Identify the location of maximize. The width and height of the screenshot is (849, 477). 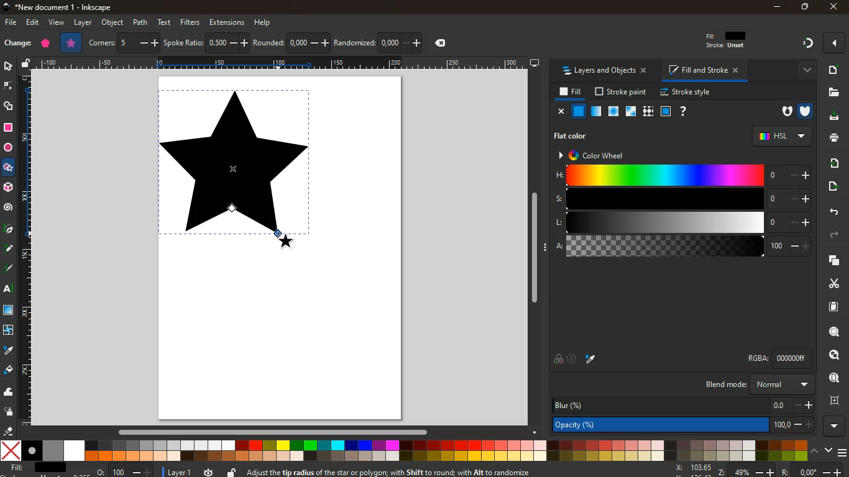
(804, 6).